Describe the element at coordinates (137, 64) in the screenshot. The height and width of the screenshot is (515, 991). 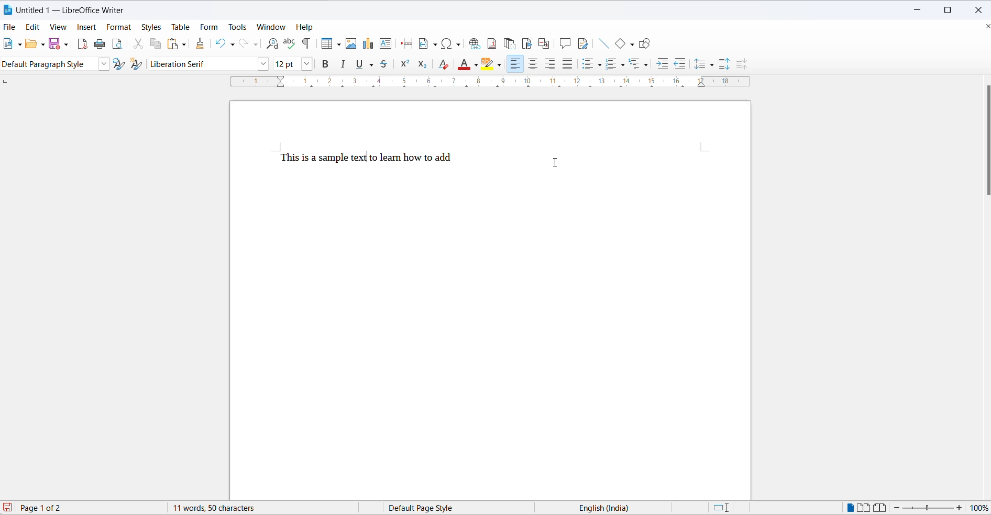
I see `new selected style` at that location.